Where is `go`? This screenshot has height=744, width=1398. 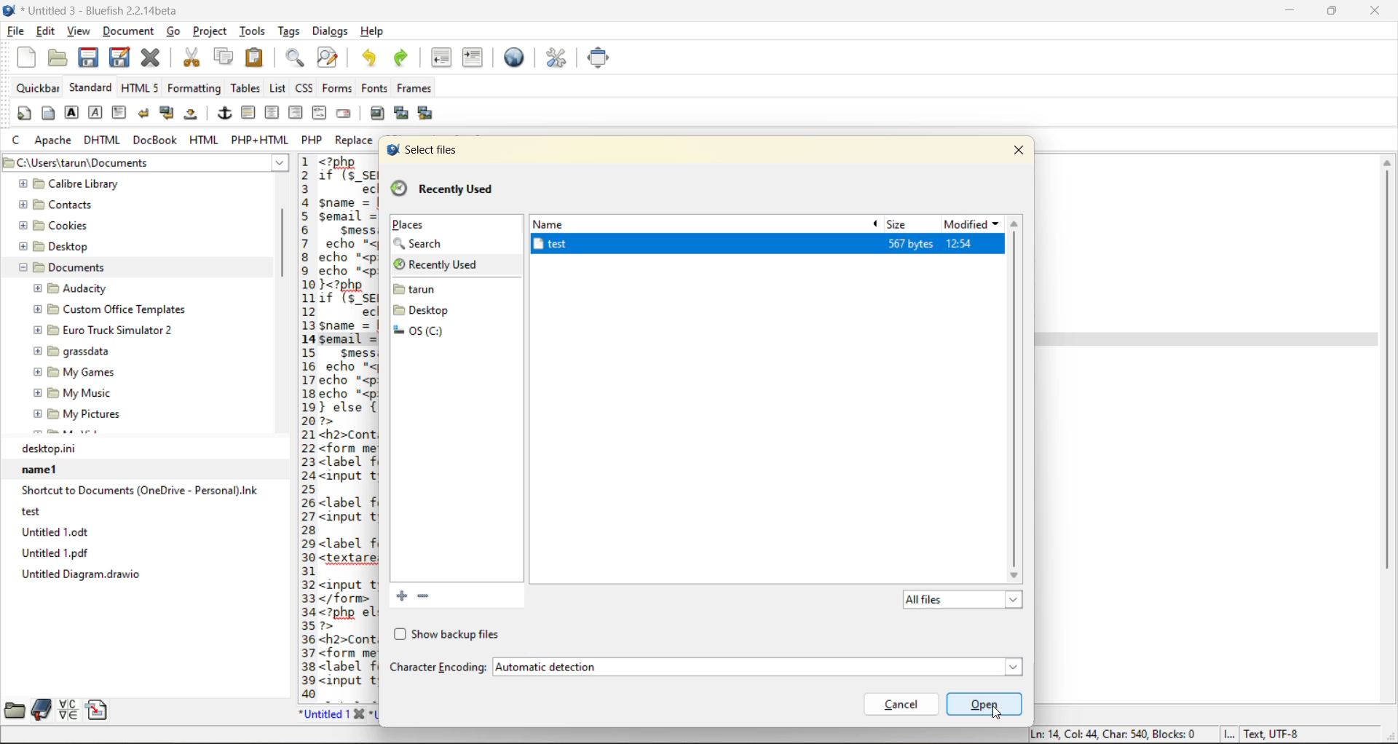
go is located at coordinates (175, 31).